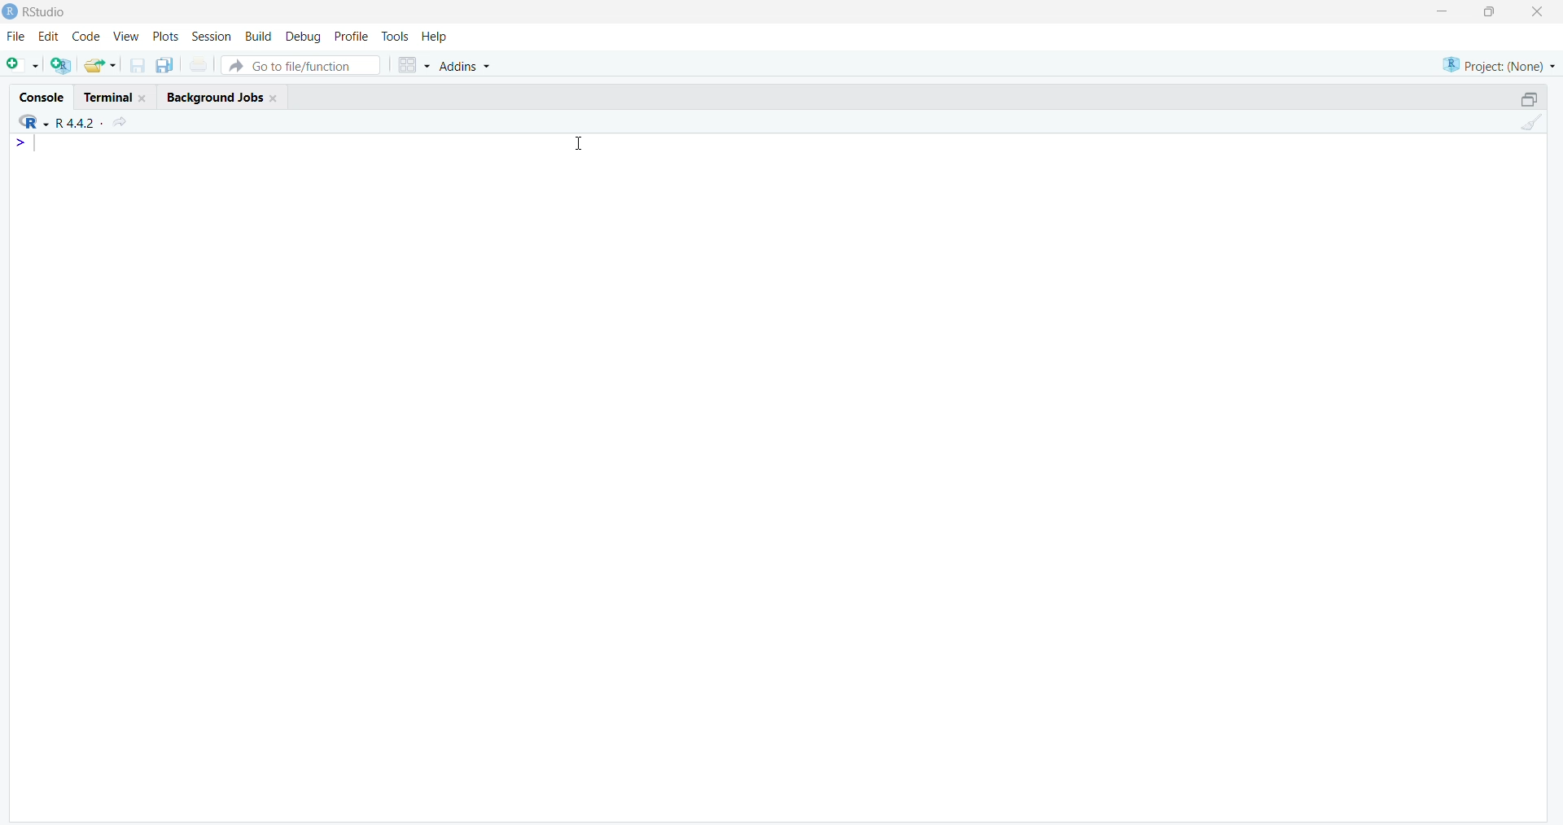  Describe the element at coordinates (116, 94) in the screenshot. I see `Terminal` at that location.